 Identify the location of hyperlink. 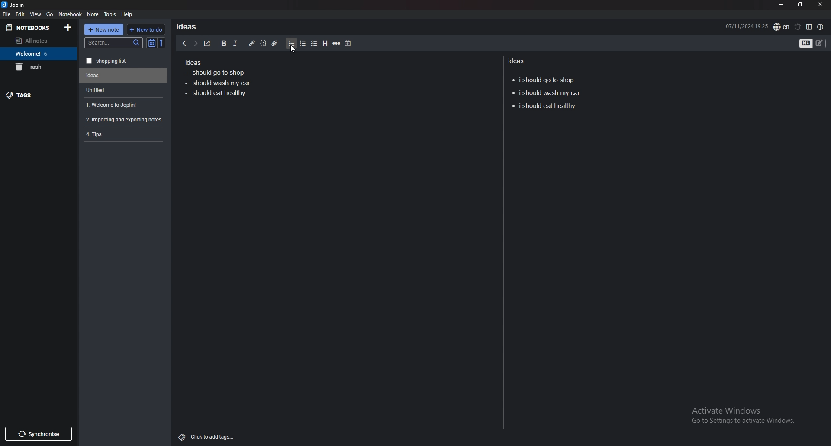
(251, 44).